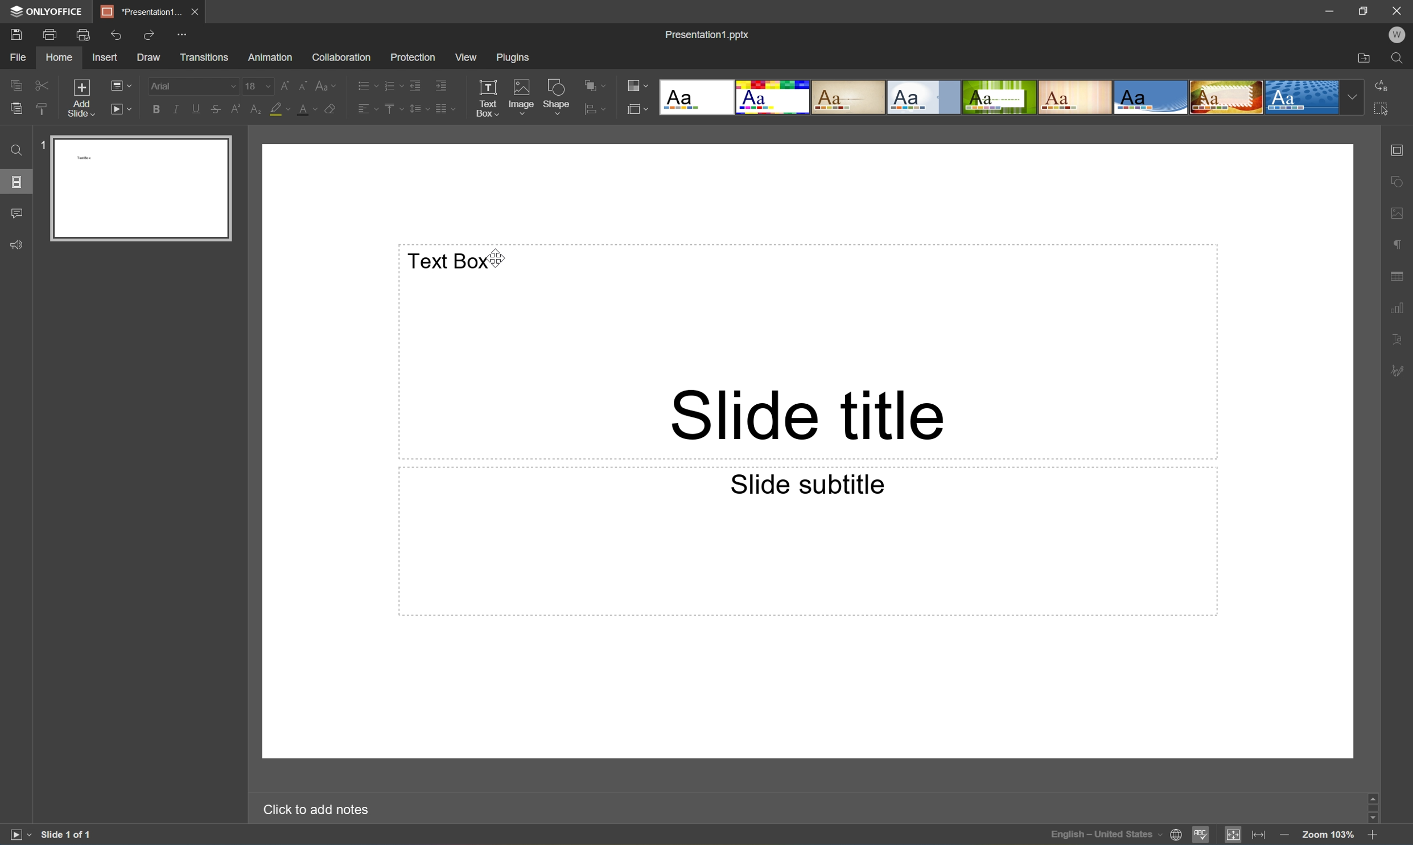  What do you see at coordinates (1400, 36) in the screenshot?
I see `W` at bounding box center [1400, 36].